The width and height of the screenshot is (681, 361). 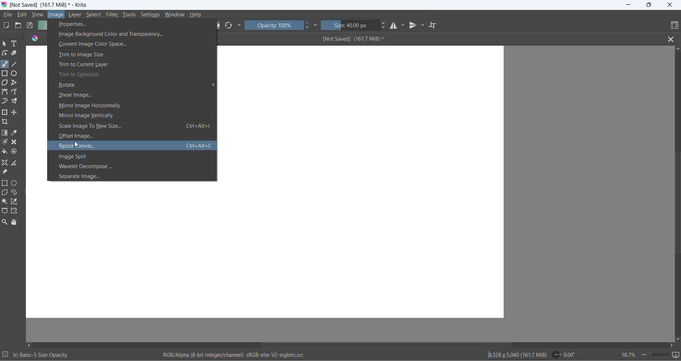 I want to click on line tool, so click(x=16, y=63).